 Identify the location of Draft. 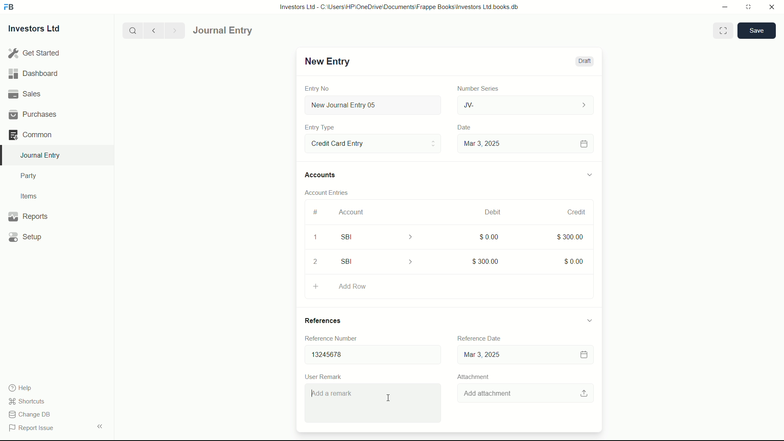
(584, 61).